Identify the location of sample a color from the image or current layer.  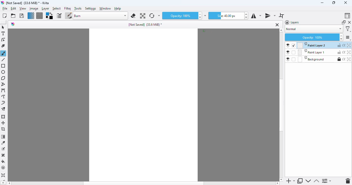
(3, 143).